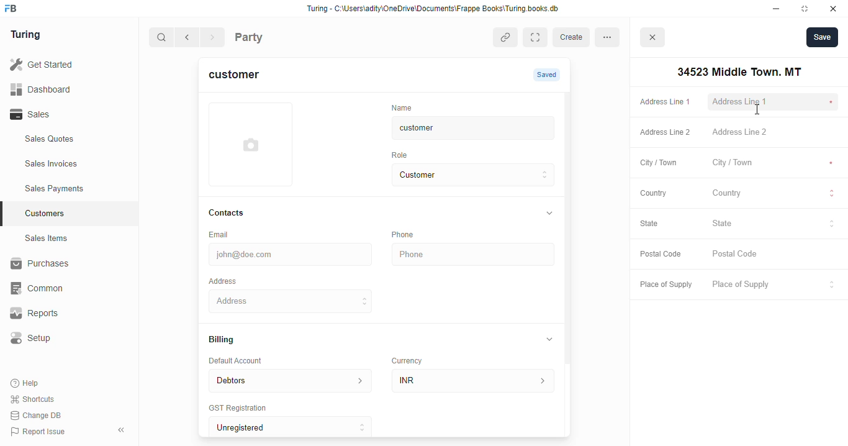 This screenshot has height=446, width=848. I want to click on ‘Common, so click(62, 288).